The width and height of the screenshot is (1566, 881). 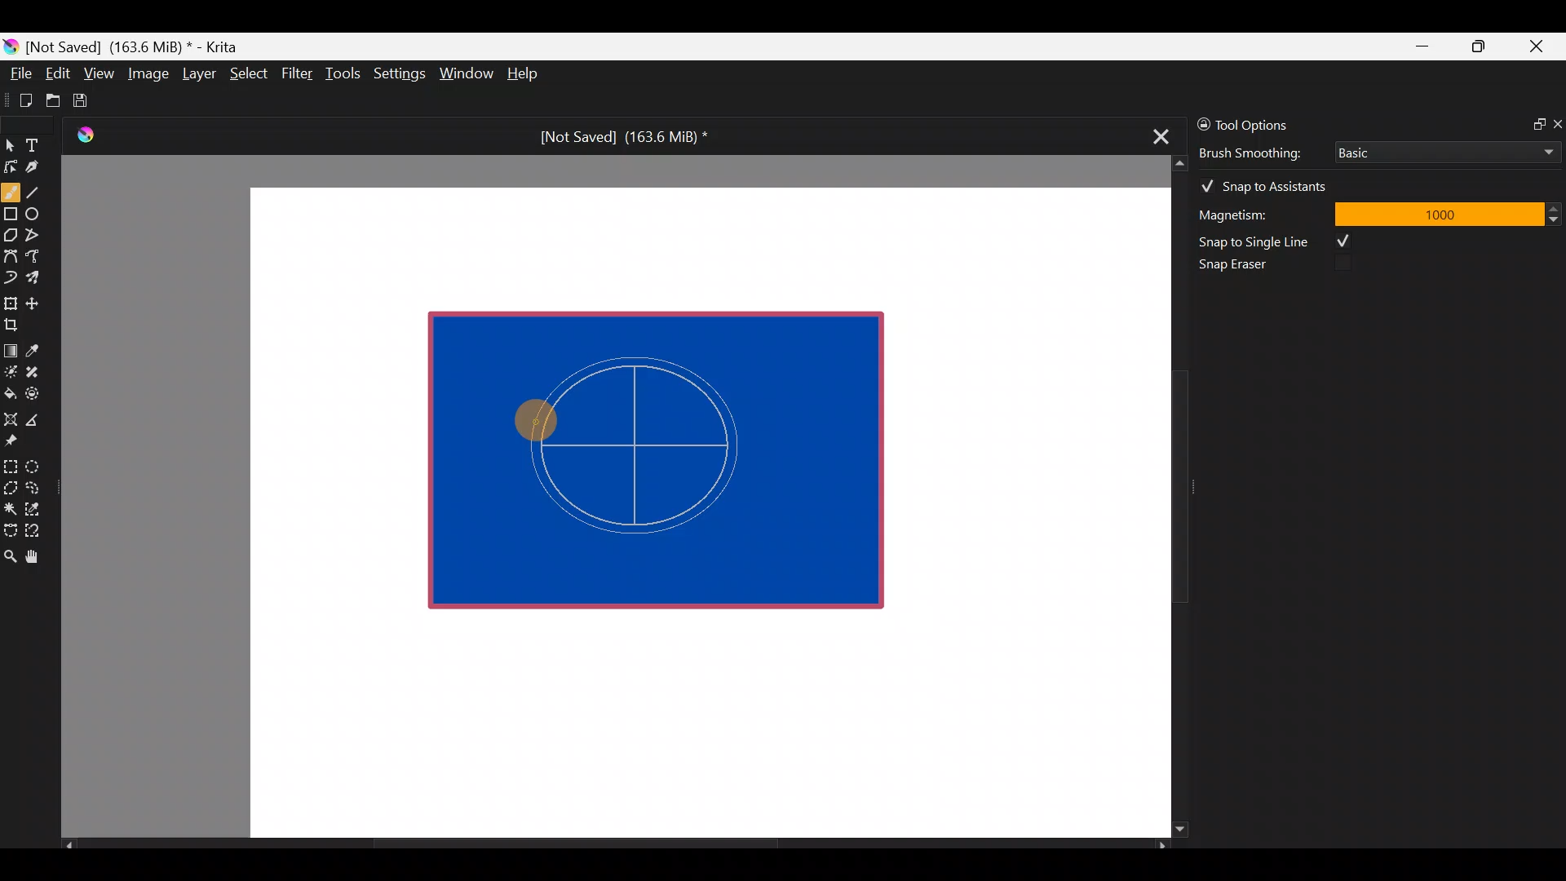 What do you see at coordinates (40, 212) in the screenshot?
I see `Ellipse tool` at bounding box center [40, 212].